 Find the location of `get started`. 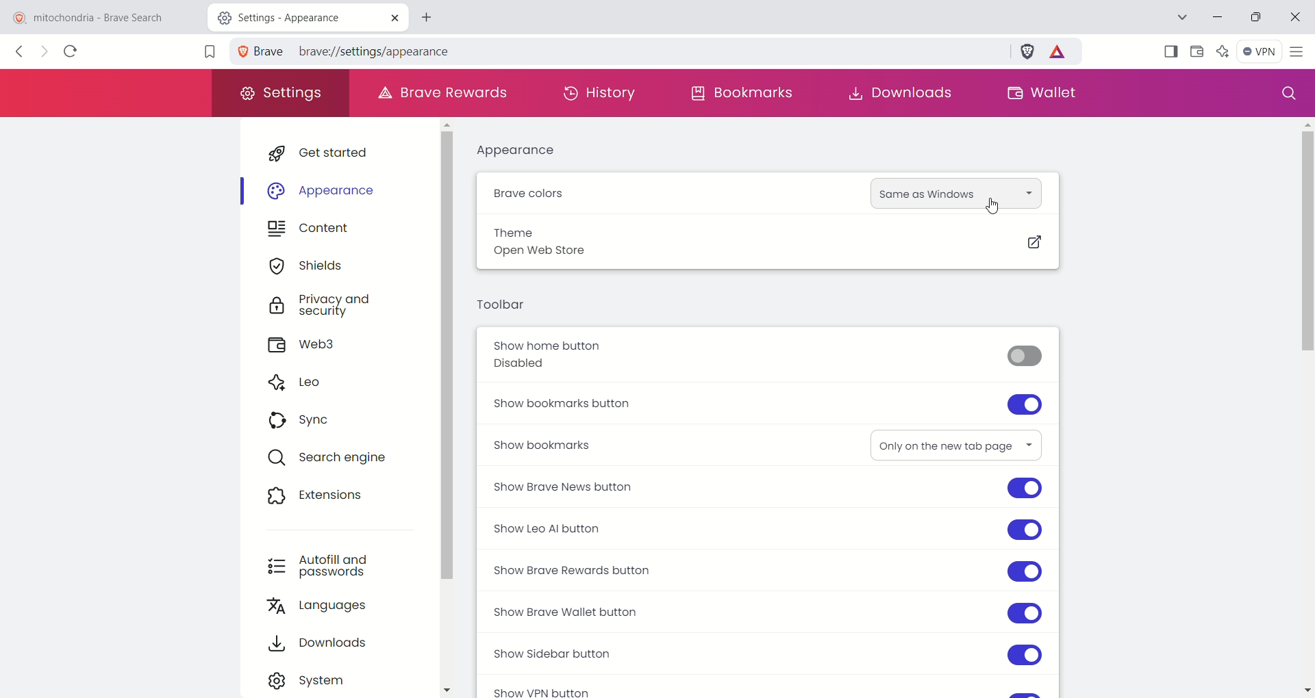

get started is located at coordinates (336, 151).